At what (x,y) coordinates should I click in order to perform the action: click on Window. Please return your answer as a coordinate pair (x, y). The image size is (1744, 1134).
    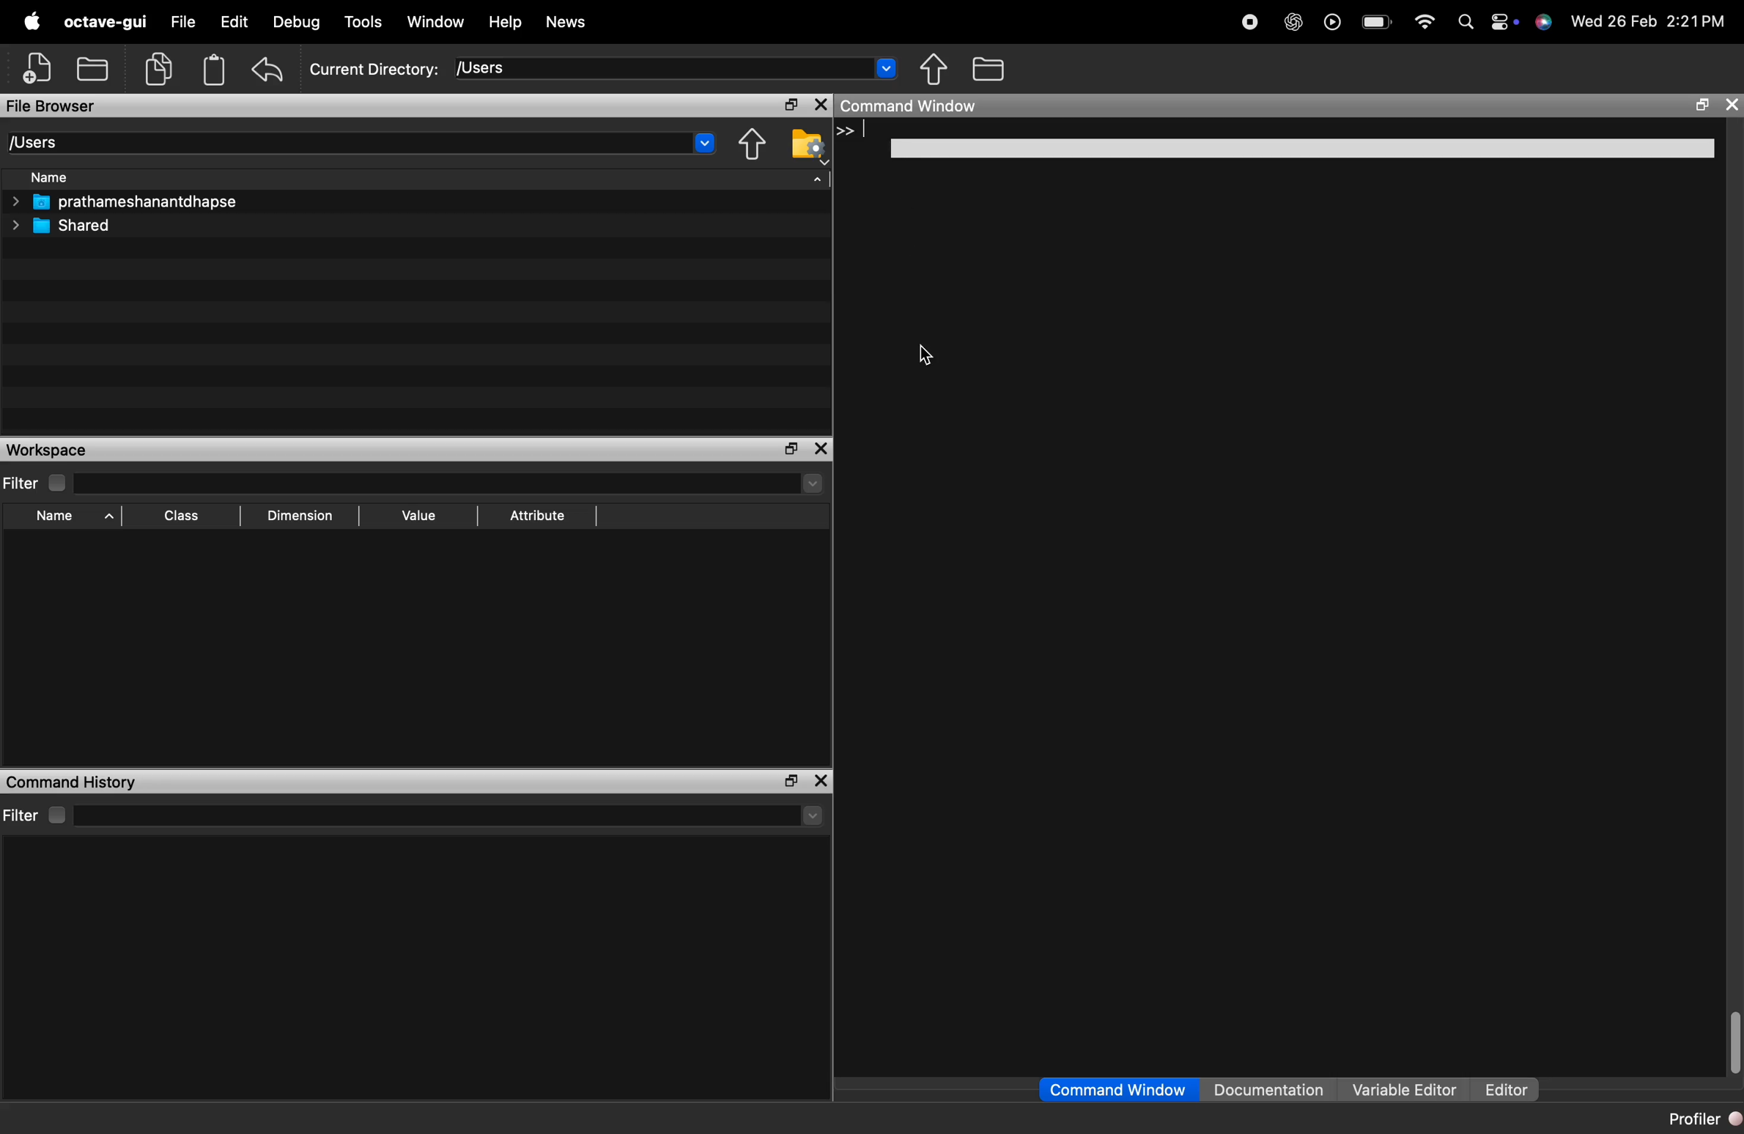
    Looking at the image, I should click on (438, 24).